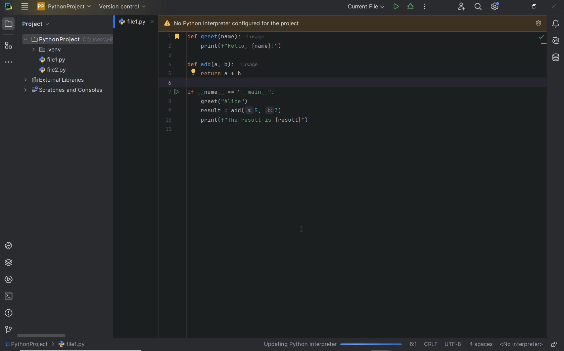 This screenshot has width=564, height=351. What do you see at coordinates (495, 7) in the screenshot?
I see `Ide and Project Settings` at bounding box center [495, 7].